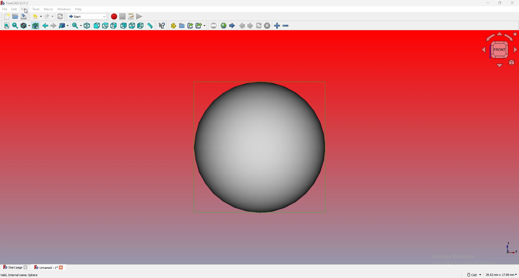 This screenshot has width=519, height=278. I want to click on fit all, so click(7, 26).